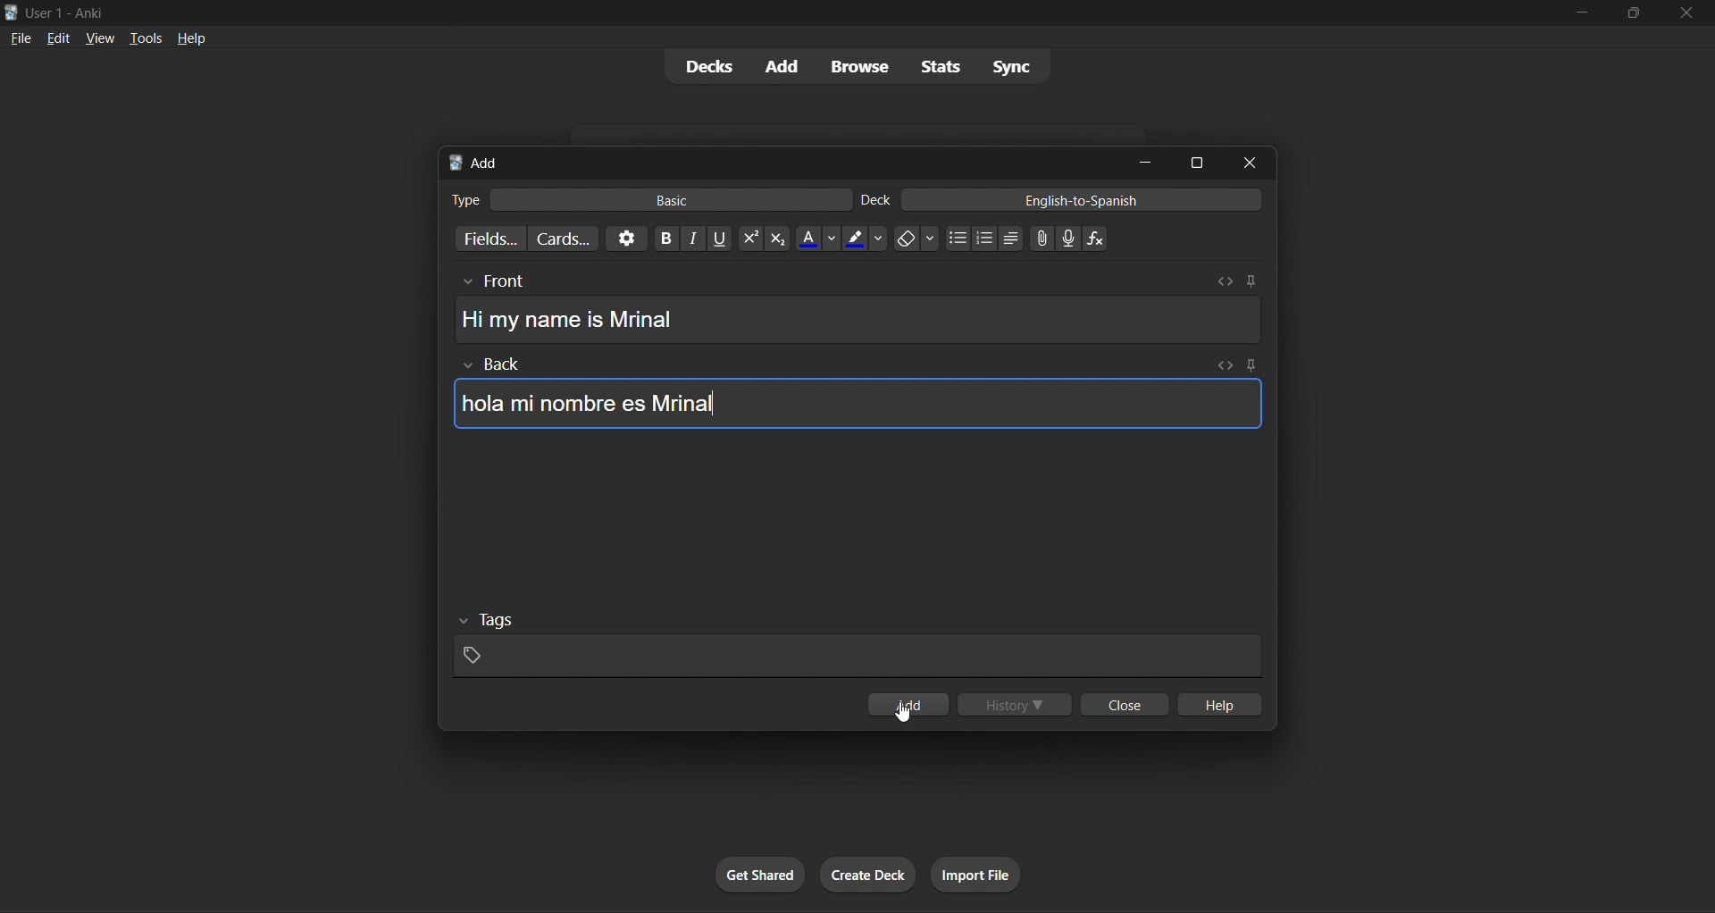 Image resolution: width=1715 pixels, height=913 pixels. I want to click on add card title bar, so click(777, 159).